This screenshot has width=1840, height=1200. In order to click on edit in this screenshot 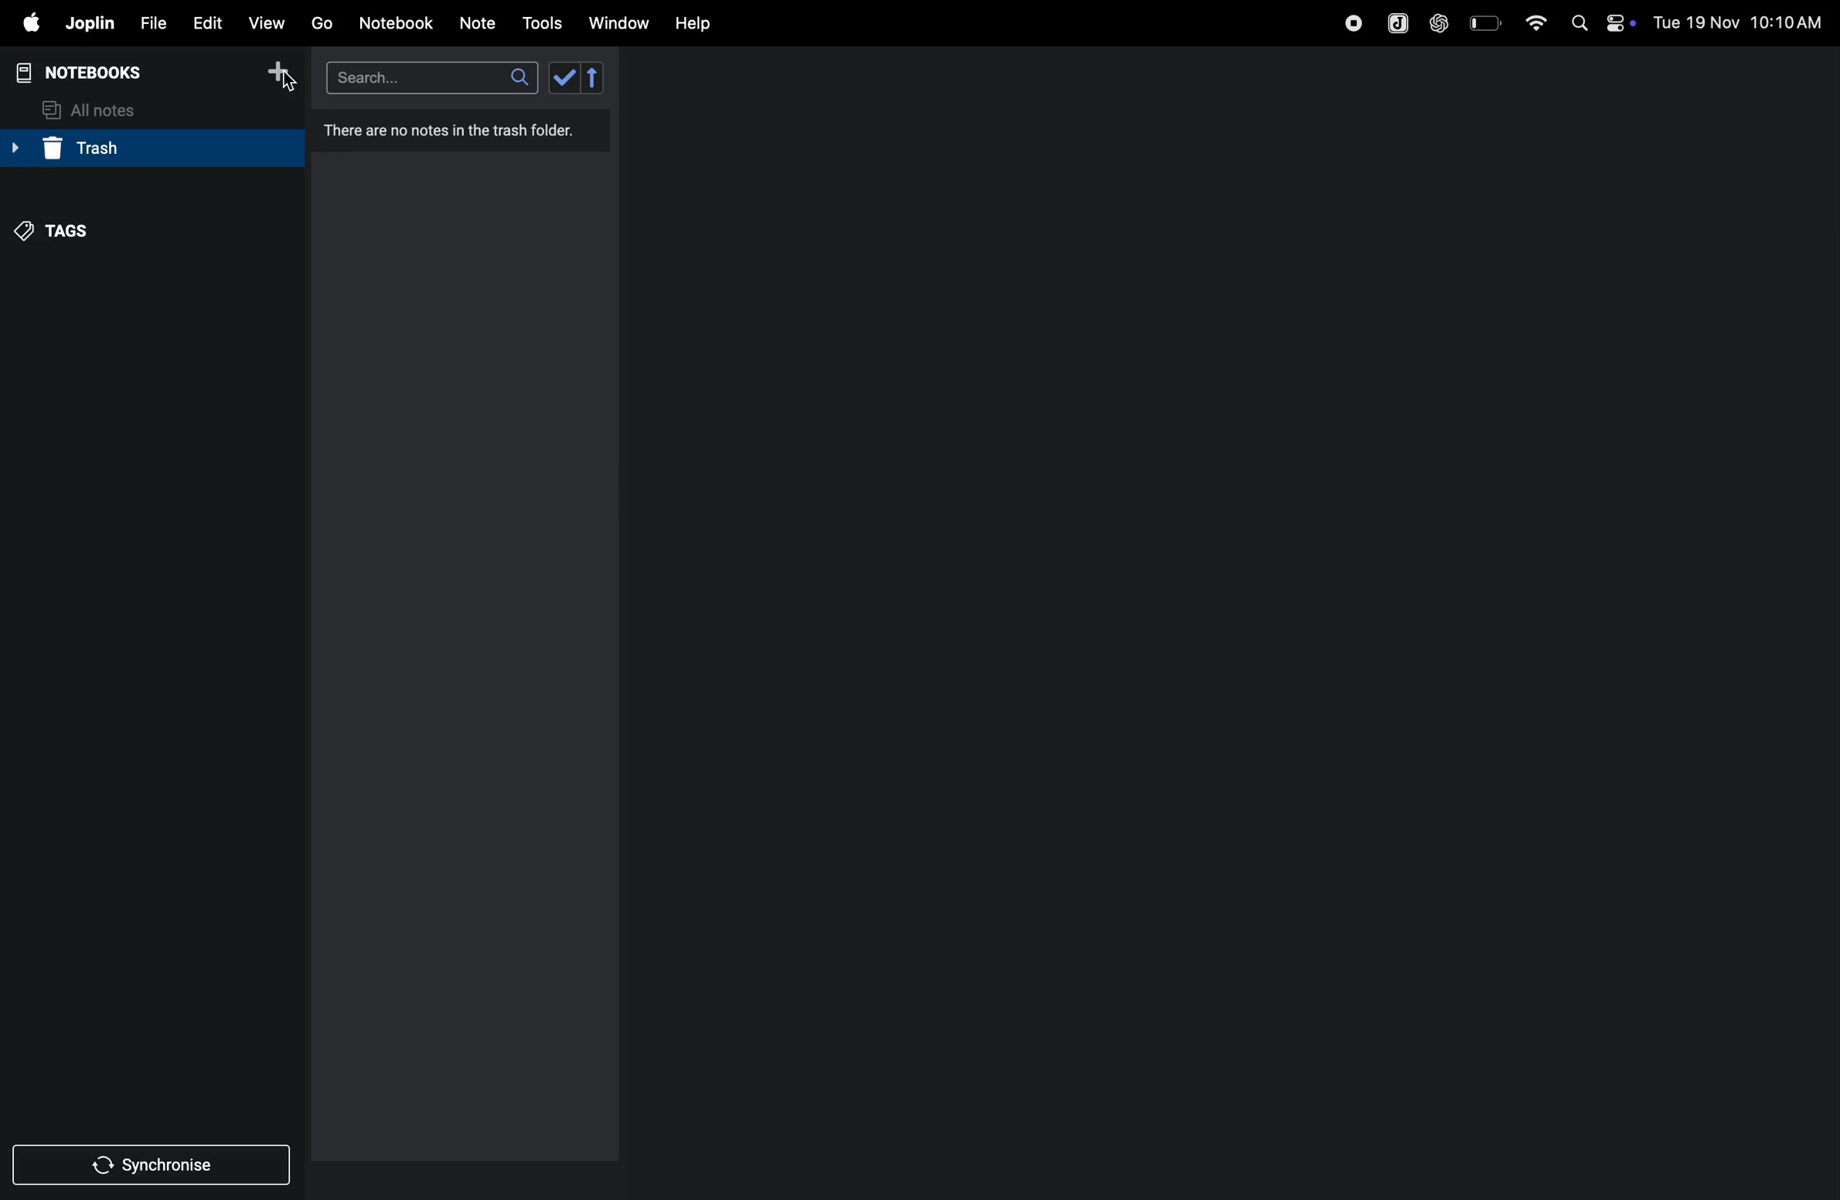, I will do `click(207, 22)`.